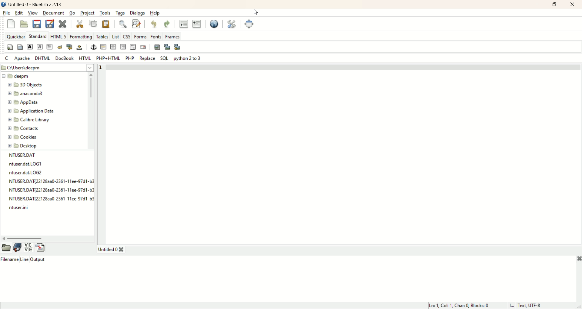  Describe the element at coordinates (156, 47) in the screenshot. I see `insert image` at that location.